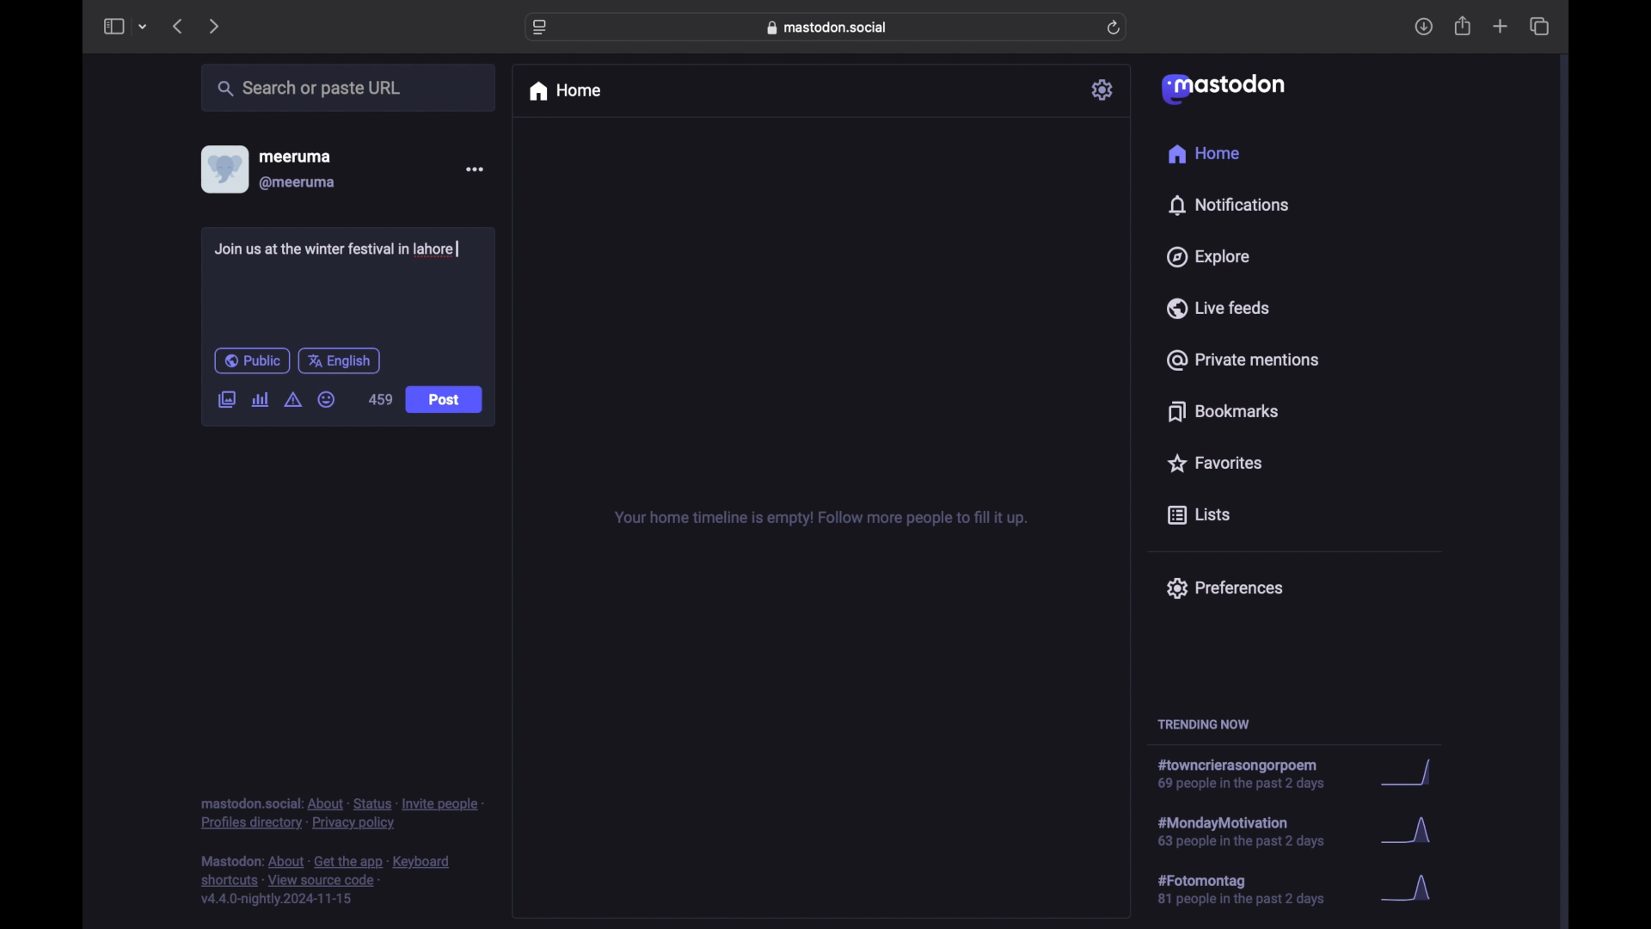 This screenshot has height=929, width=1651. Describe the element at coordinates (216, 26) in the screenshot. I see `next` at that location.